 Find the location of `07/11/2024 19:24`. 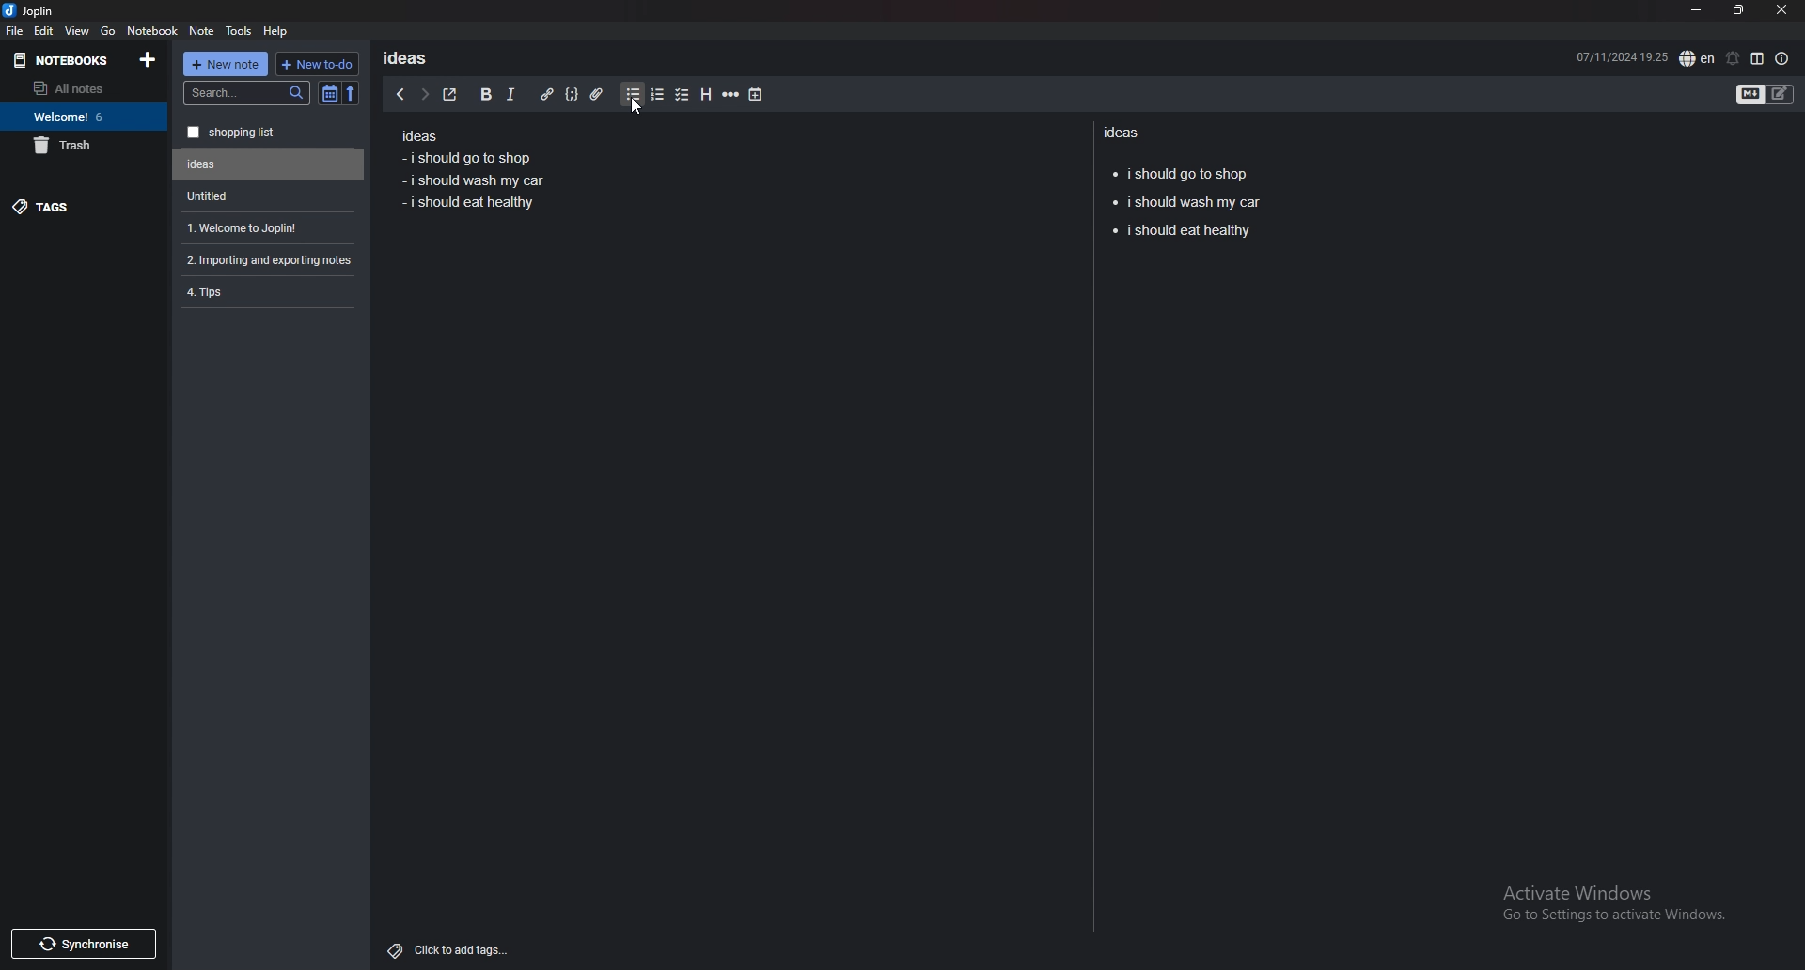

07/11/2024 19:24 is located at coordinates (1622, 55).